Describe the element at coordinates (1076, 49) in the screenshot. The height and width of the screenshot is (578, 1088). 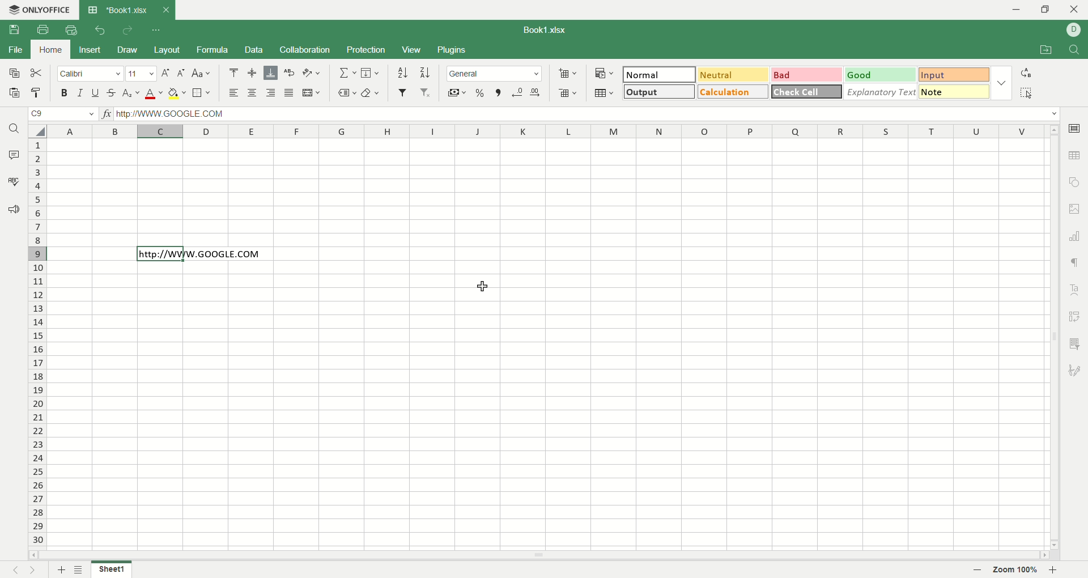
I see `find` at that location.